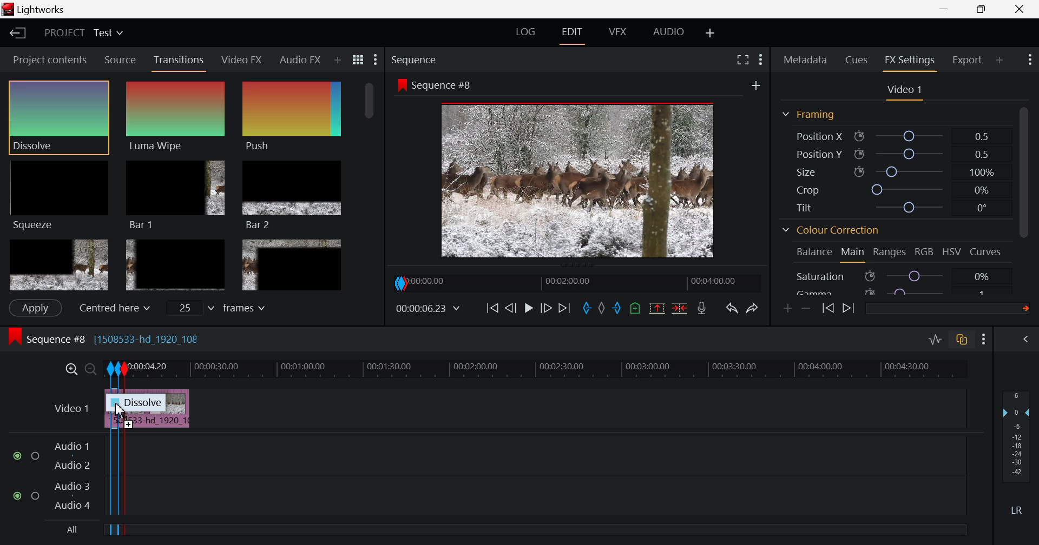 This screenshot has width=1039, height=545. I want to click on Transitions Tab Open, so click(181, 61).